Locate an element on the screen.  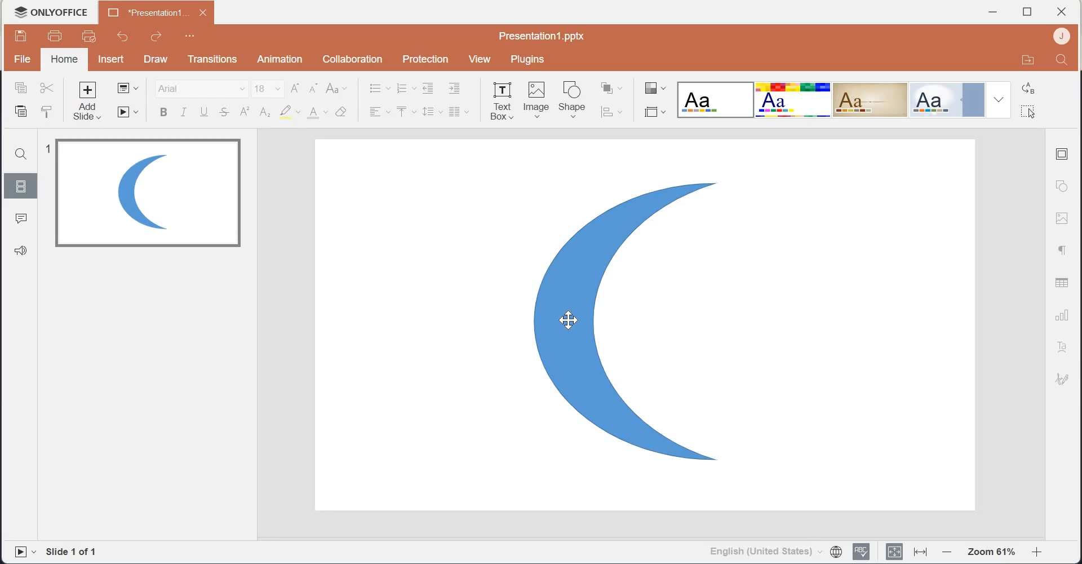
Collaboration is located at coordinates (353, 59).